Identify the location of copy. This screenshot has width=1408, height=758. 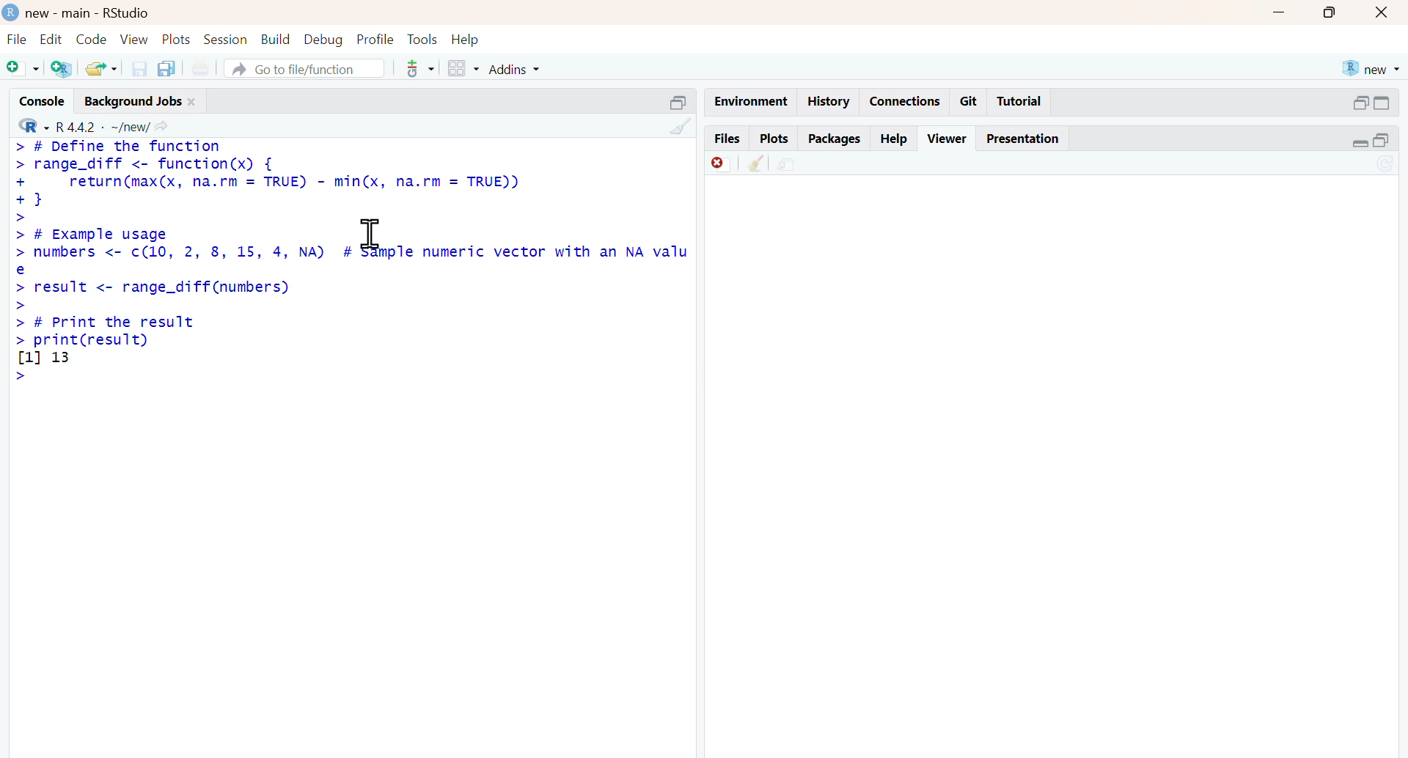
(166, 68).